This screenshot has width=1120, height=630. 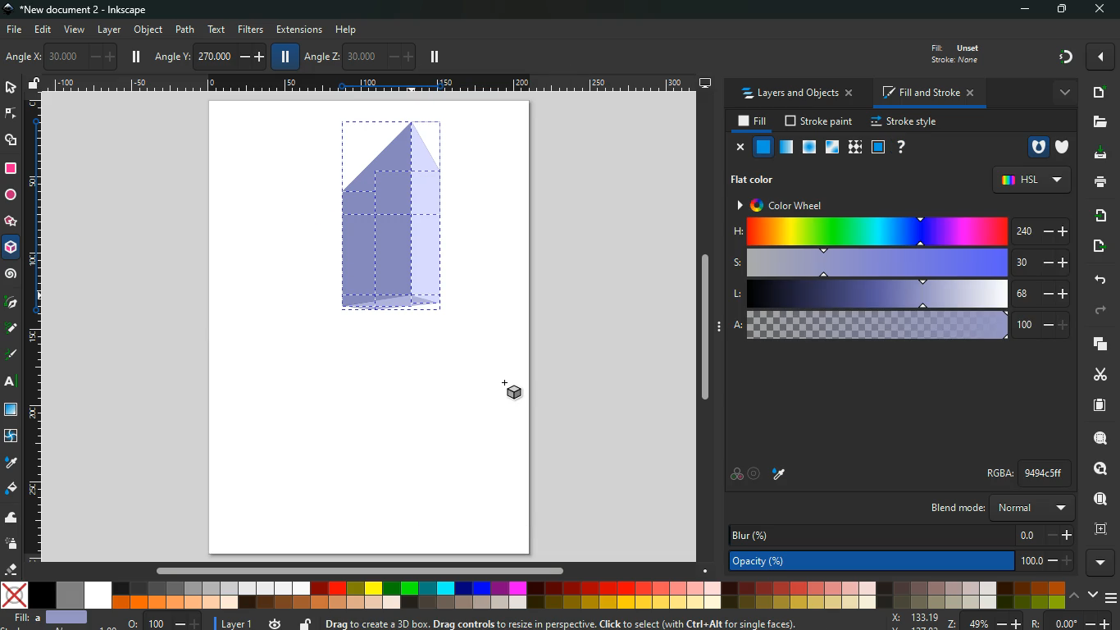 What do you see at coordinates (534, 595) in the screenshot?
I see `color` at bounding box center [534, 595].